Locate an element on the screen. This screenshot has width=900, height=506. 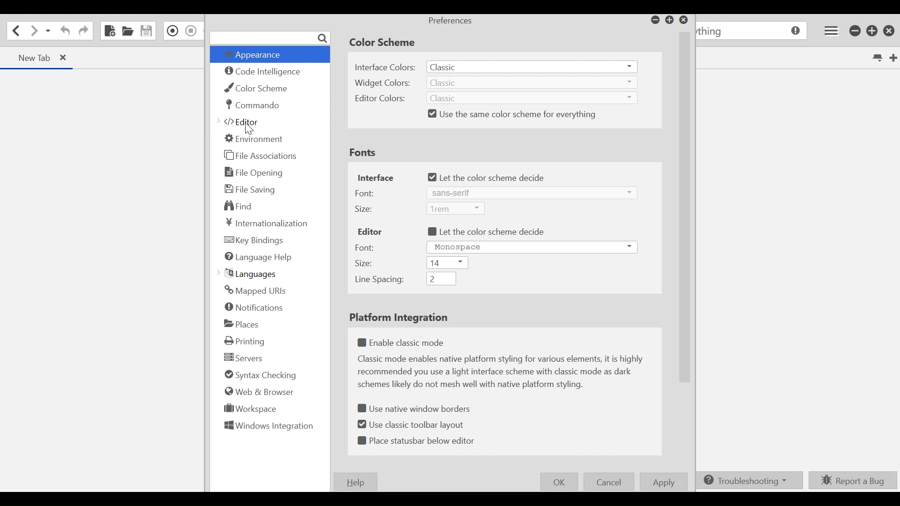
Size dropdown menu is located at coordinates (447, 262).